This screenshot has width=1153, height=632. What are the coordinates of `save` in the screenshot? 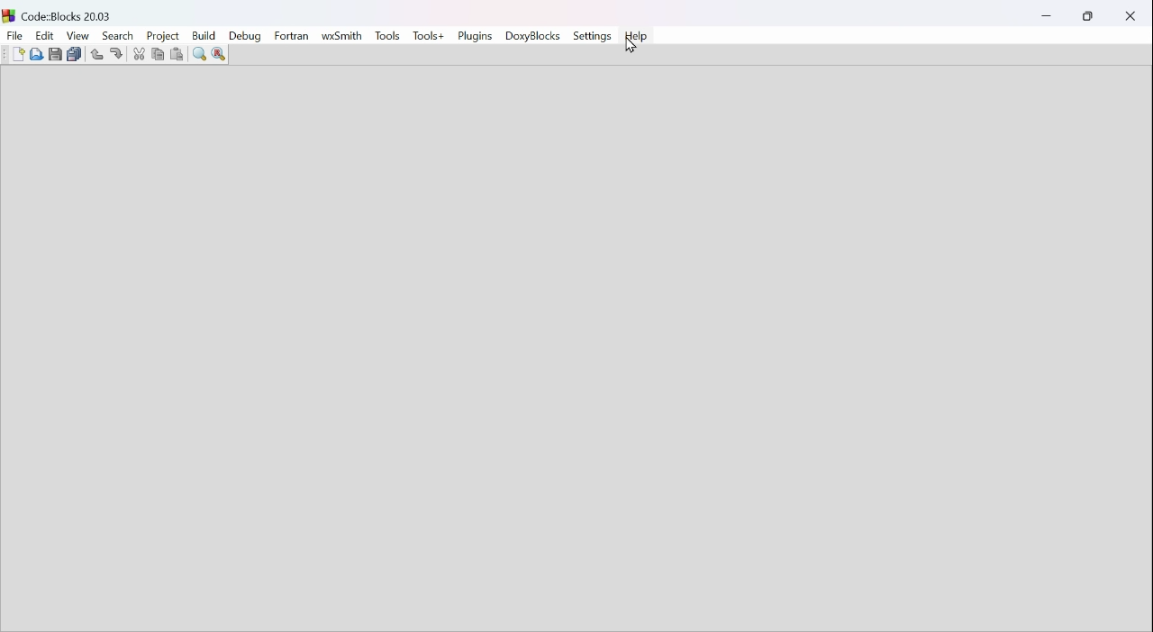 It's located at (52, 53).